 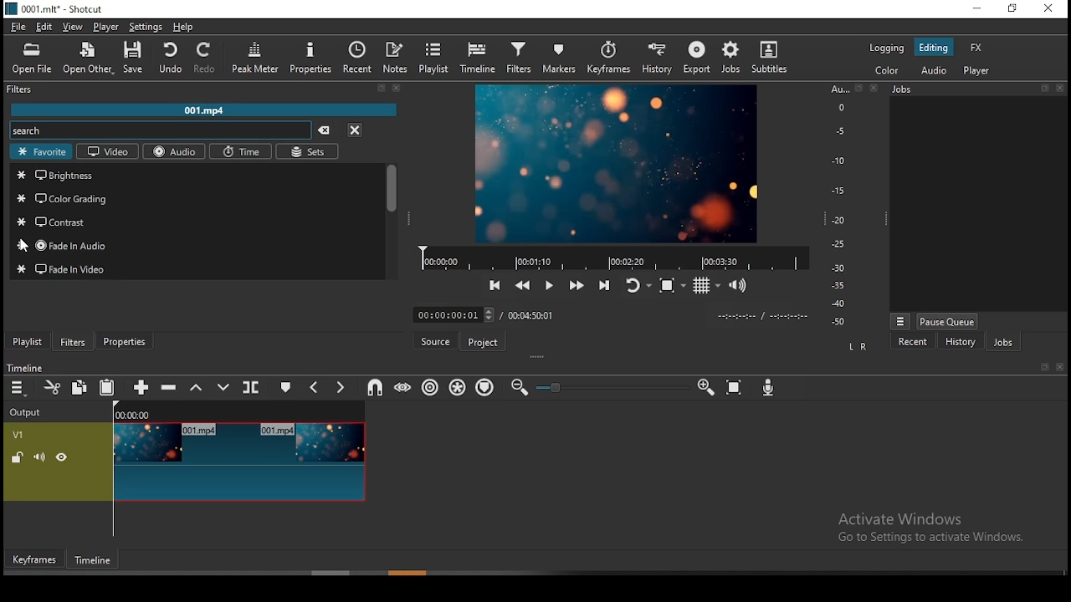 I want to click on subtitles, so click(x=770, y=58).